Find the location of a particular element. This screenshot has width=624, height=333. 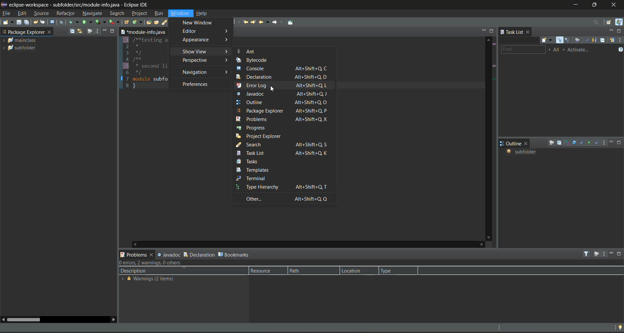

run last tool is located at coordinates (114, 22).